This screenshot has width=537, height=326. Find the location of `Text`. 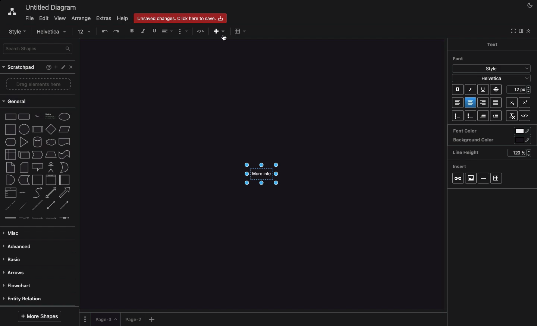

Text is located at coordinates (492, 44).